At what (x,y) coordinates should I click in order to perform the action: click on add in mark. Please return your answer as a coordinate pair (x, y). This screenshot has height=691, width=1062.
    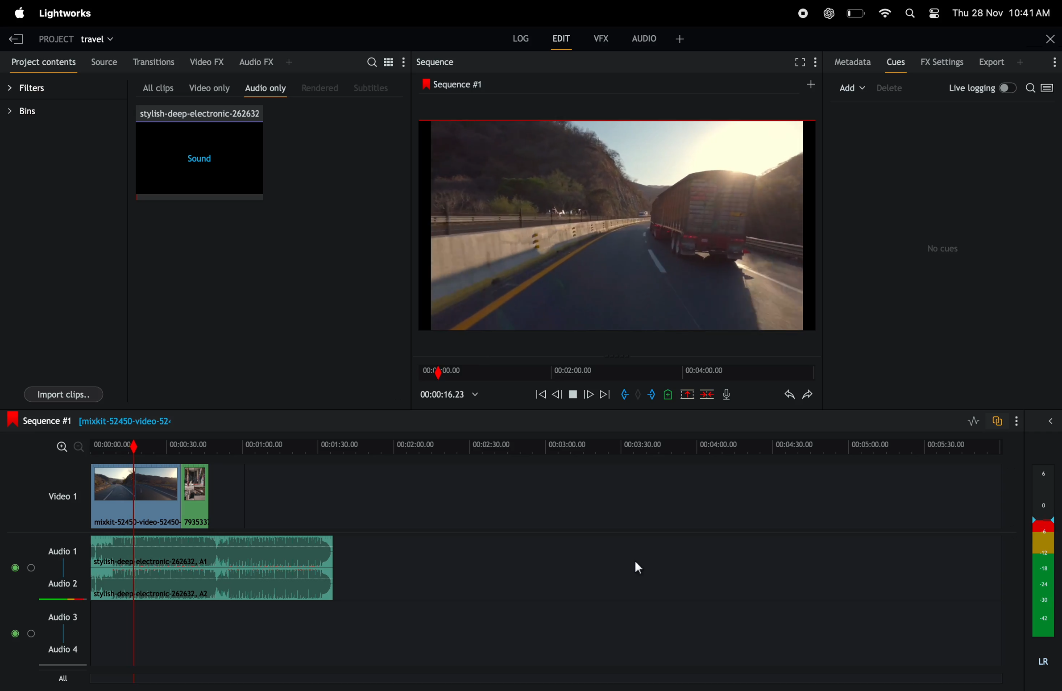
    Looking at the image, I should click on (626, 394).